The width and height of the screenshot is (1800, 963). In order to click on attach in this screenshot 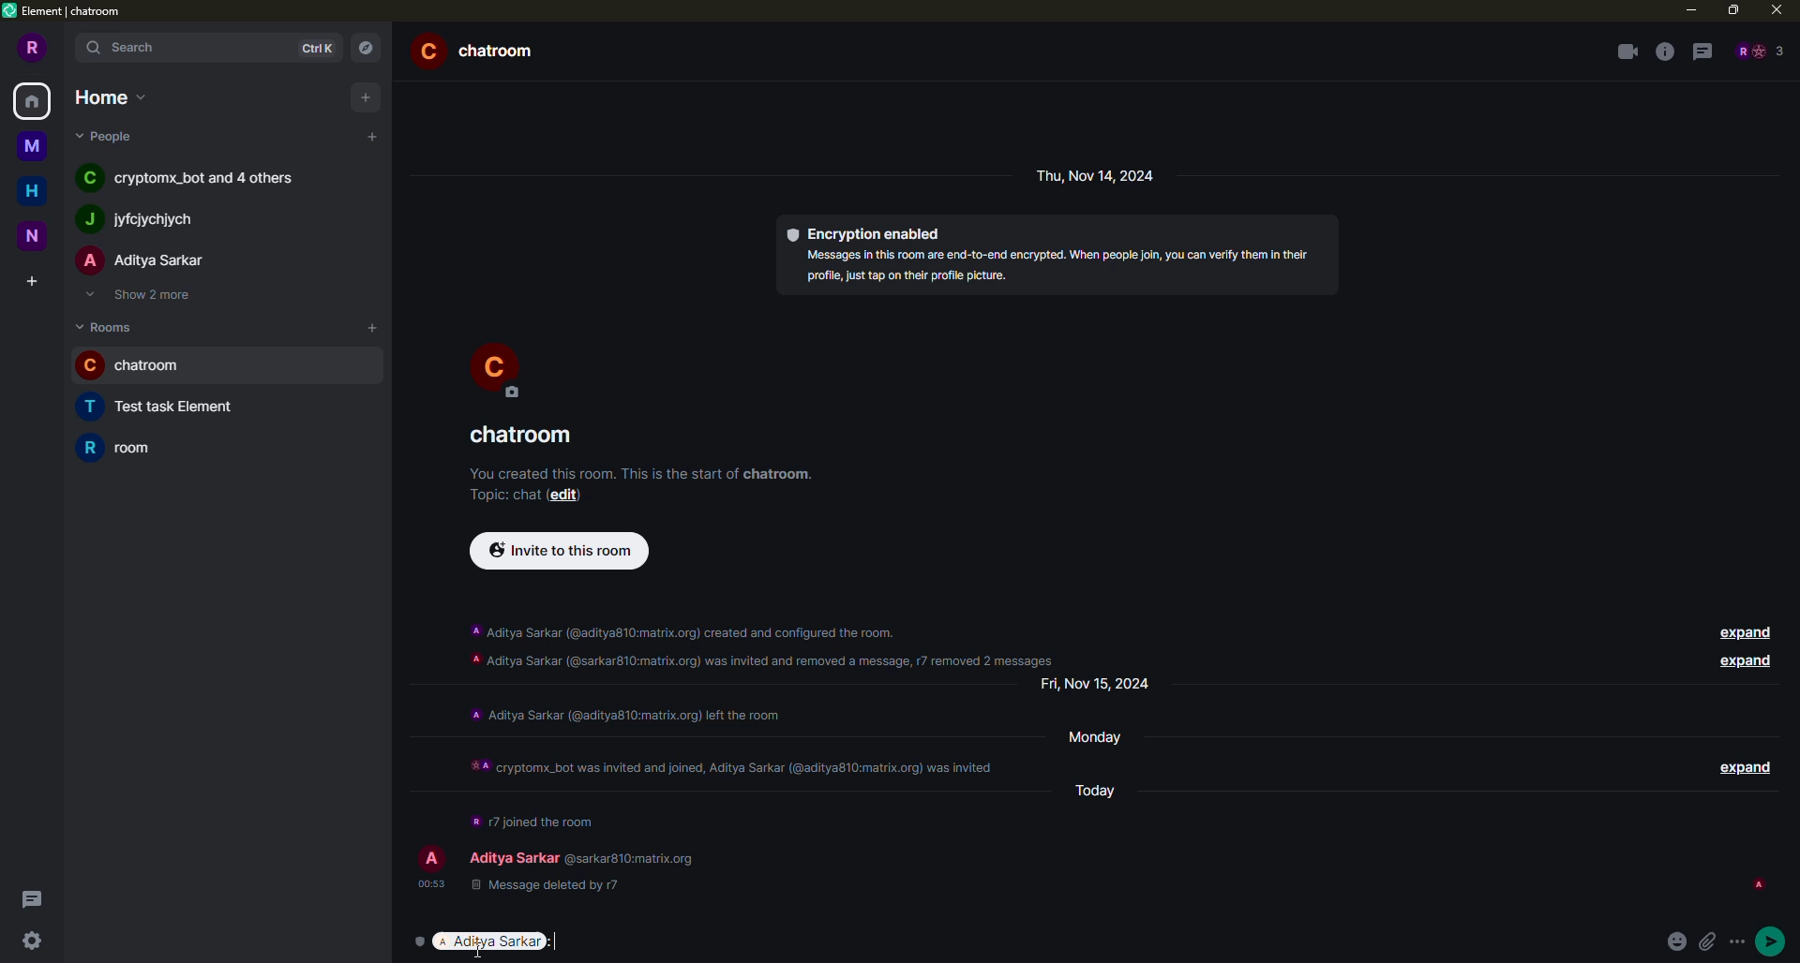, I will do `click(1713, 942)`.